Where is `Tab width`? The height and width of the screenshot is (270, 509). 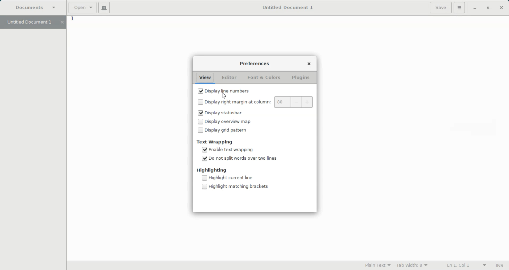
Tab width is located at coordinates (412, 265).